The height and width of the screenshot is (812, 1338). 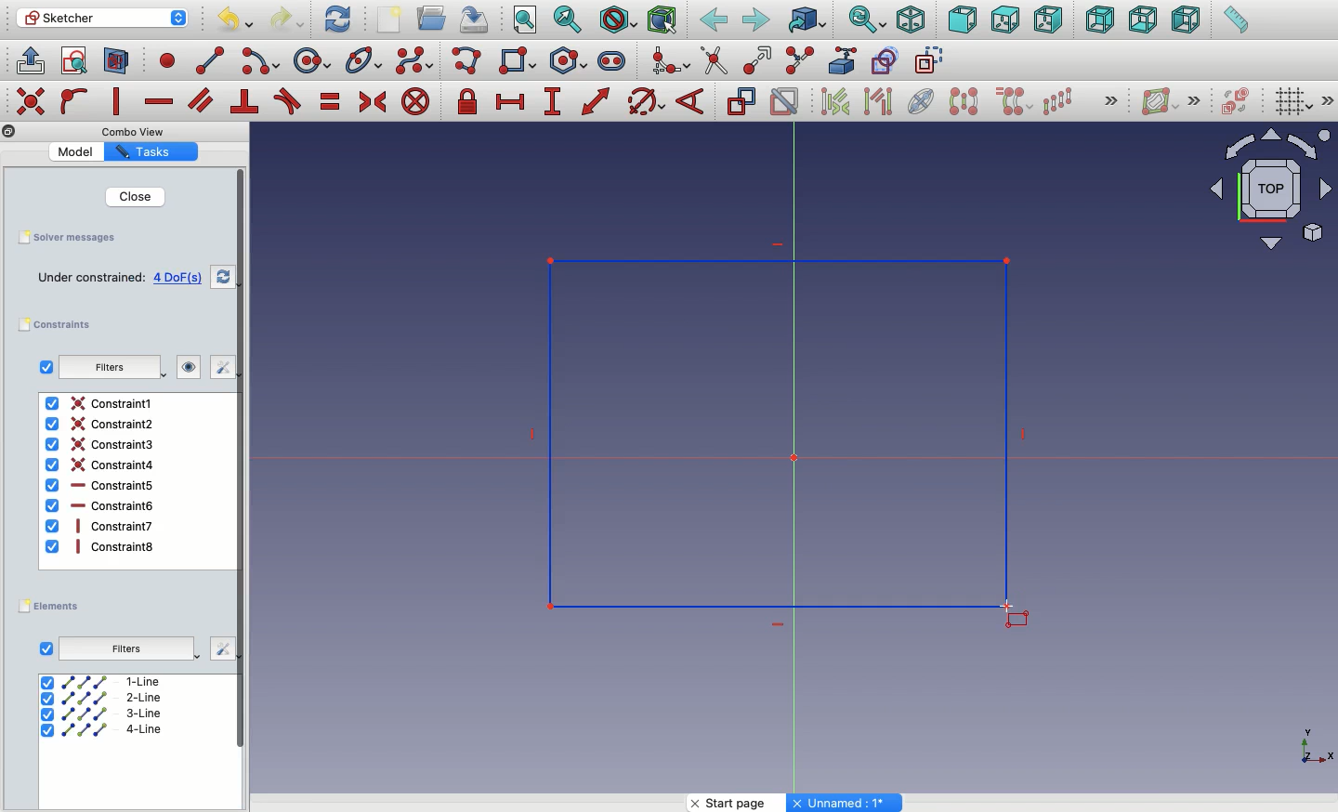 I want to click on Show hide B spline information layer, so click(x=1161, y=101).